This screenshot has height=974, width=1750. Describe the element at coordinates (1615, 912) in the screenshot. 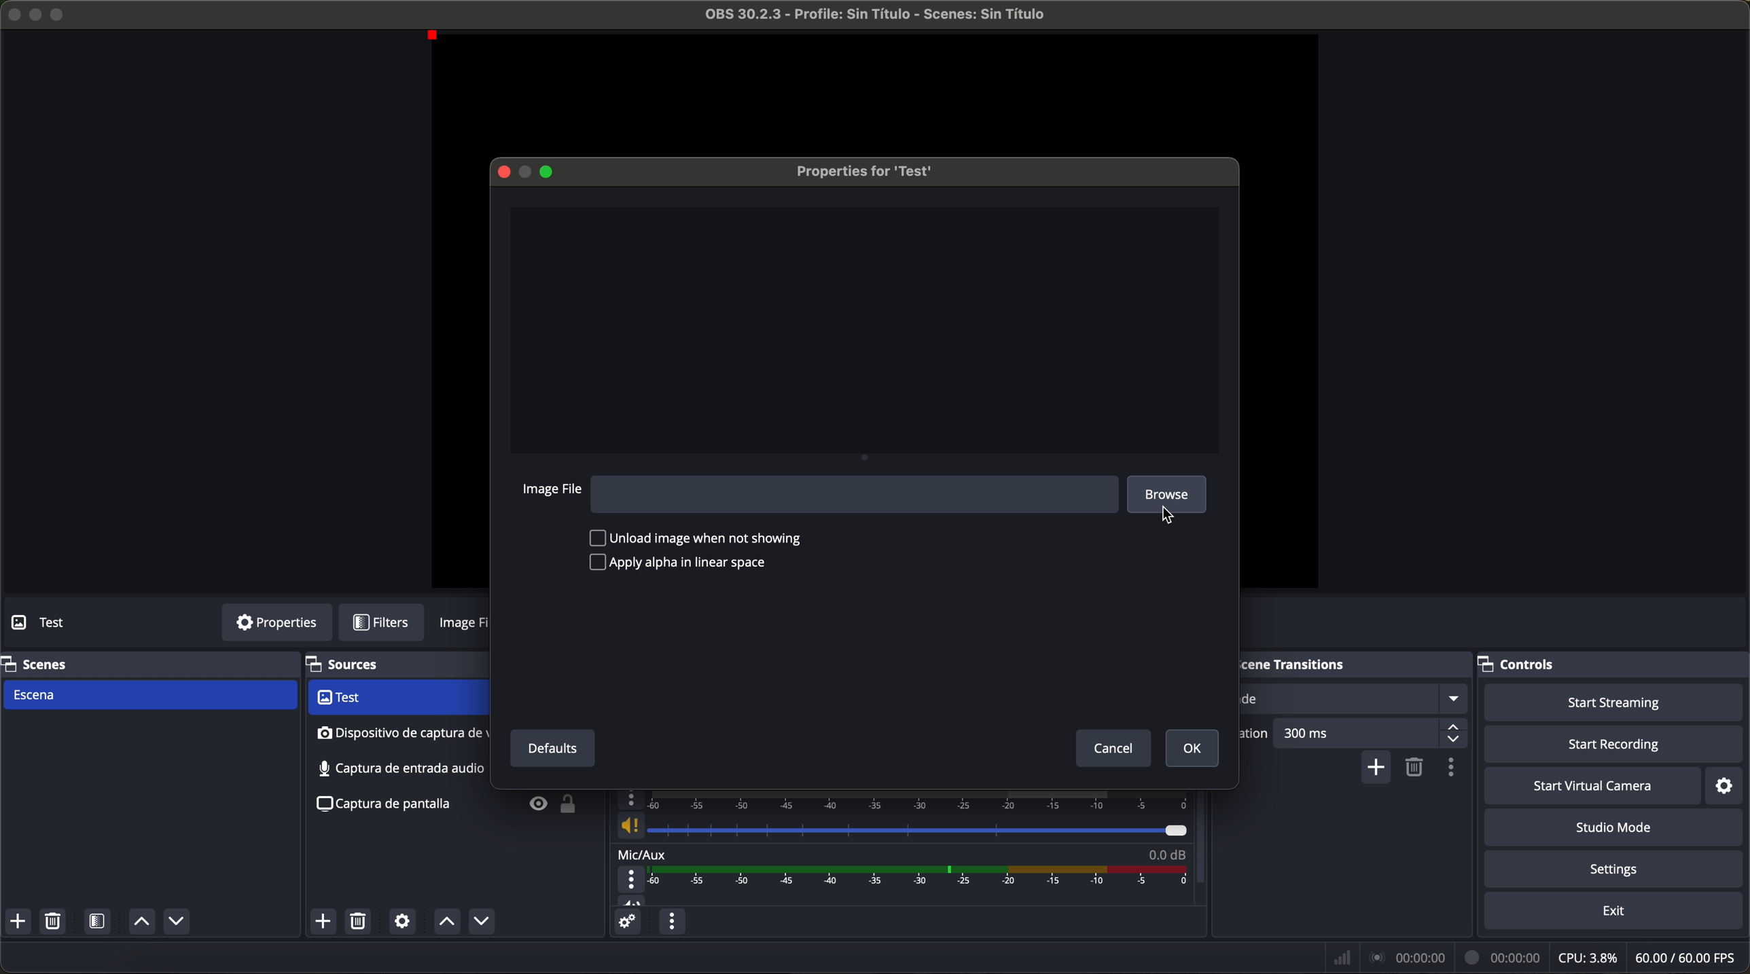

I see `exit` at that location.